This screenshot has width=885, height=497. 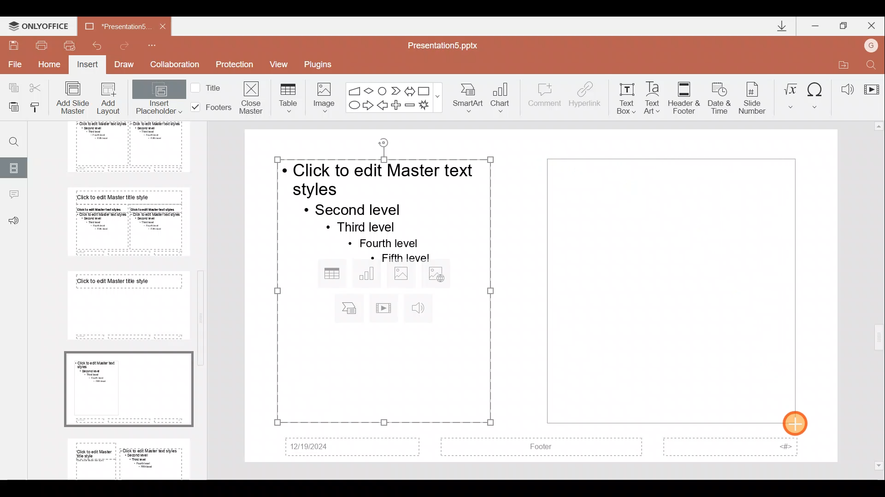 I want to click on Symbol, so click(x=816, y=94).